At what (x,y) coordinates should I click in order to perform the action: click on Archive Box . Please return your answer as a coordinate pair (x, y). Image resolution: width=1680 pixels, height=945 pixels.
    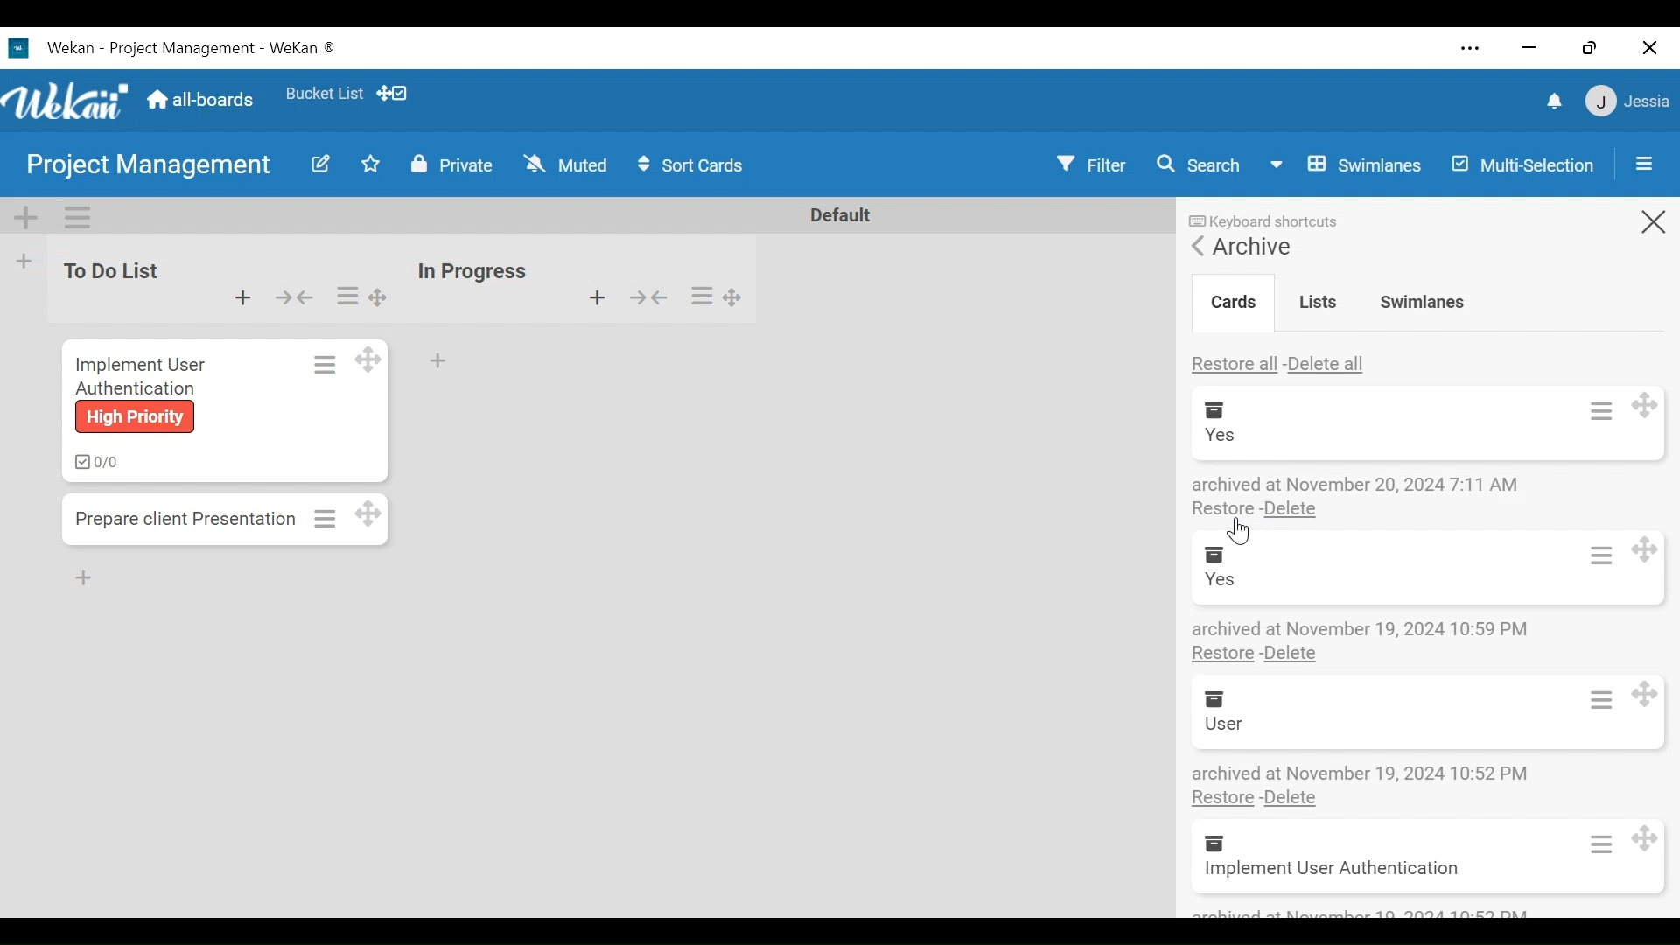
    Looking at the image, I should click on (1227, 554).